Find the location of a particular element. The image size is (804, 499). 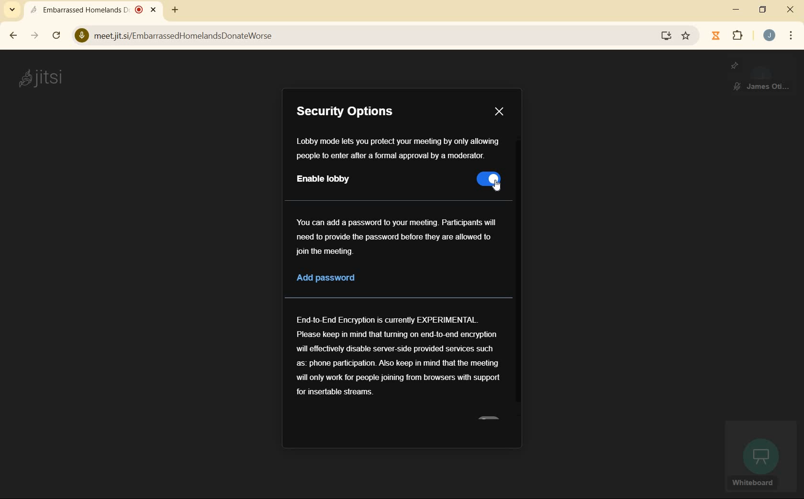

forward is located at coordinates (34, 36).